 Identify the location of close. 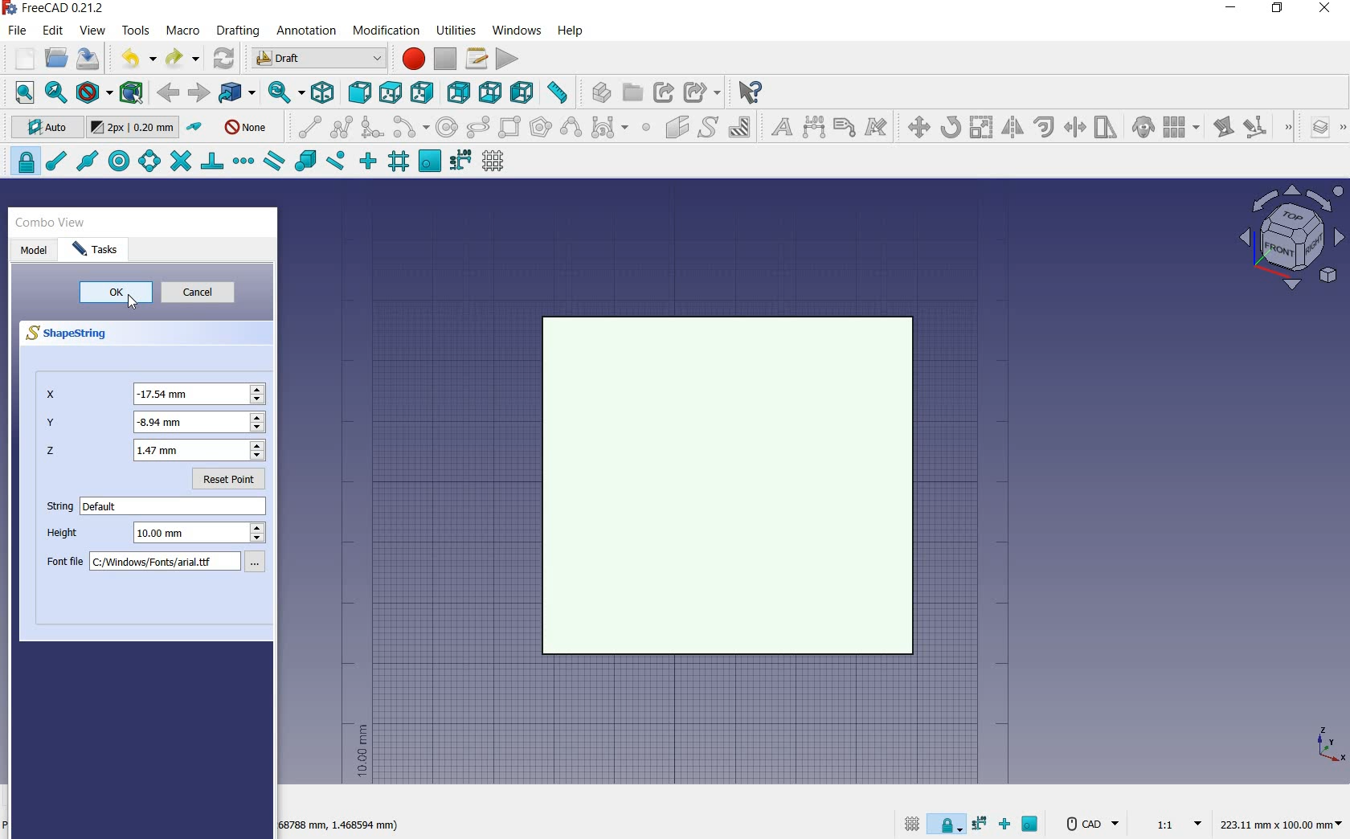
(266, 225).